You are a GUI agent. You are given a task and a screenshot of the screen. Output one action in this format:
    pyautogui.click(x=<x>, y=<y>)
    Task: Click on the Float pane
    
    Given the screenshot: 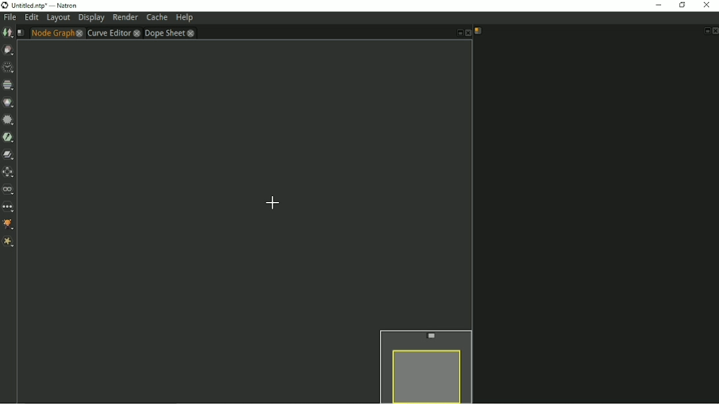 What is the action you would take?
    pyautogui.click(x=706, y=31)
    